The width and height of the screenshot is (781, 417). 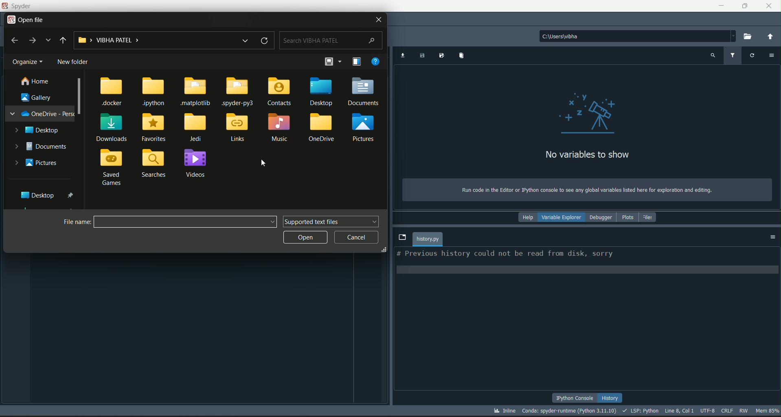 What do you see at coordinates (42, 114) in the screenshot?
I see `one drive` at bounding box center [42, 114].